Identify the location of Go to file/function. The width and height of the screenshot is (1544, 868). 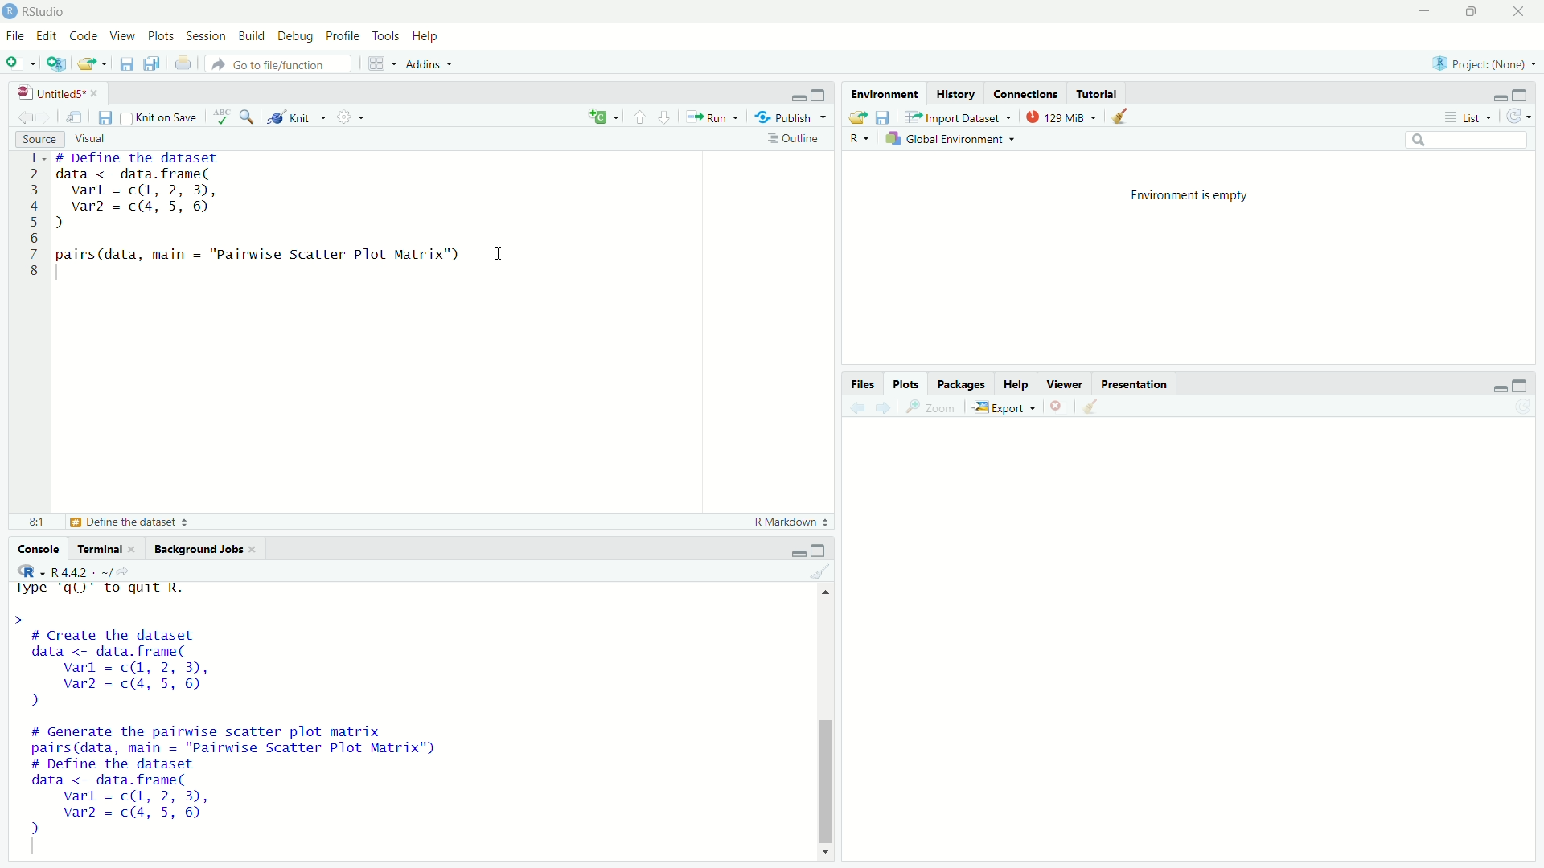
(277, 63).